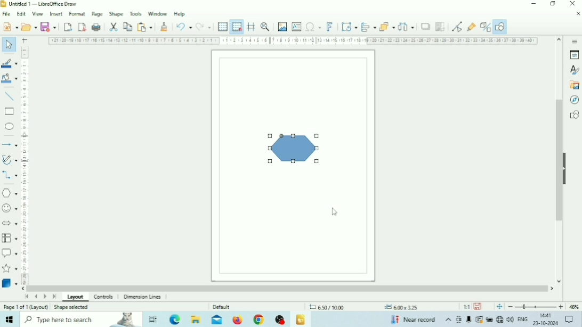  What do you see at coordinates (10, 283) in the screenshot?
I see `3D Objects` at bounding box center [10, 283].